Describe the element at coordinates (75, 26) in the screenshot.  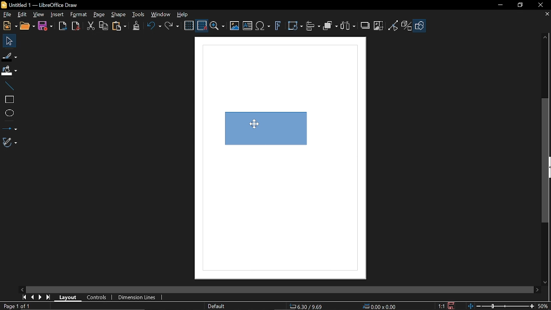
I see `Export as pdf` at that location.